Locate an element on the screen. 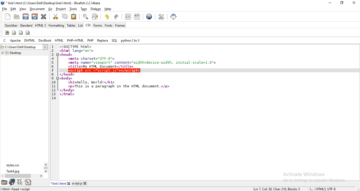 This screenshot has width=360, height=191. minimize is located at coordinates (330, 2).